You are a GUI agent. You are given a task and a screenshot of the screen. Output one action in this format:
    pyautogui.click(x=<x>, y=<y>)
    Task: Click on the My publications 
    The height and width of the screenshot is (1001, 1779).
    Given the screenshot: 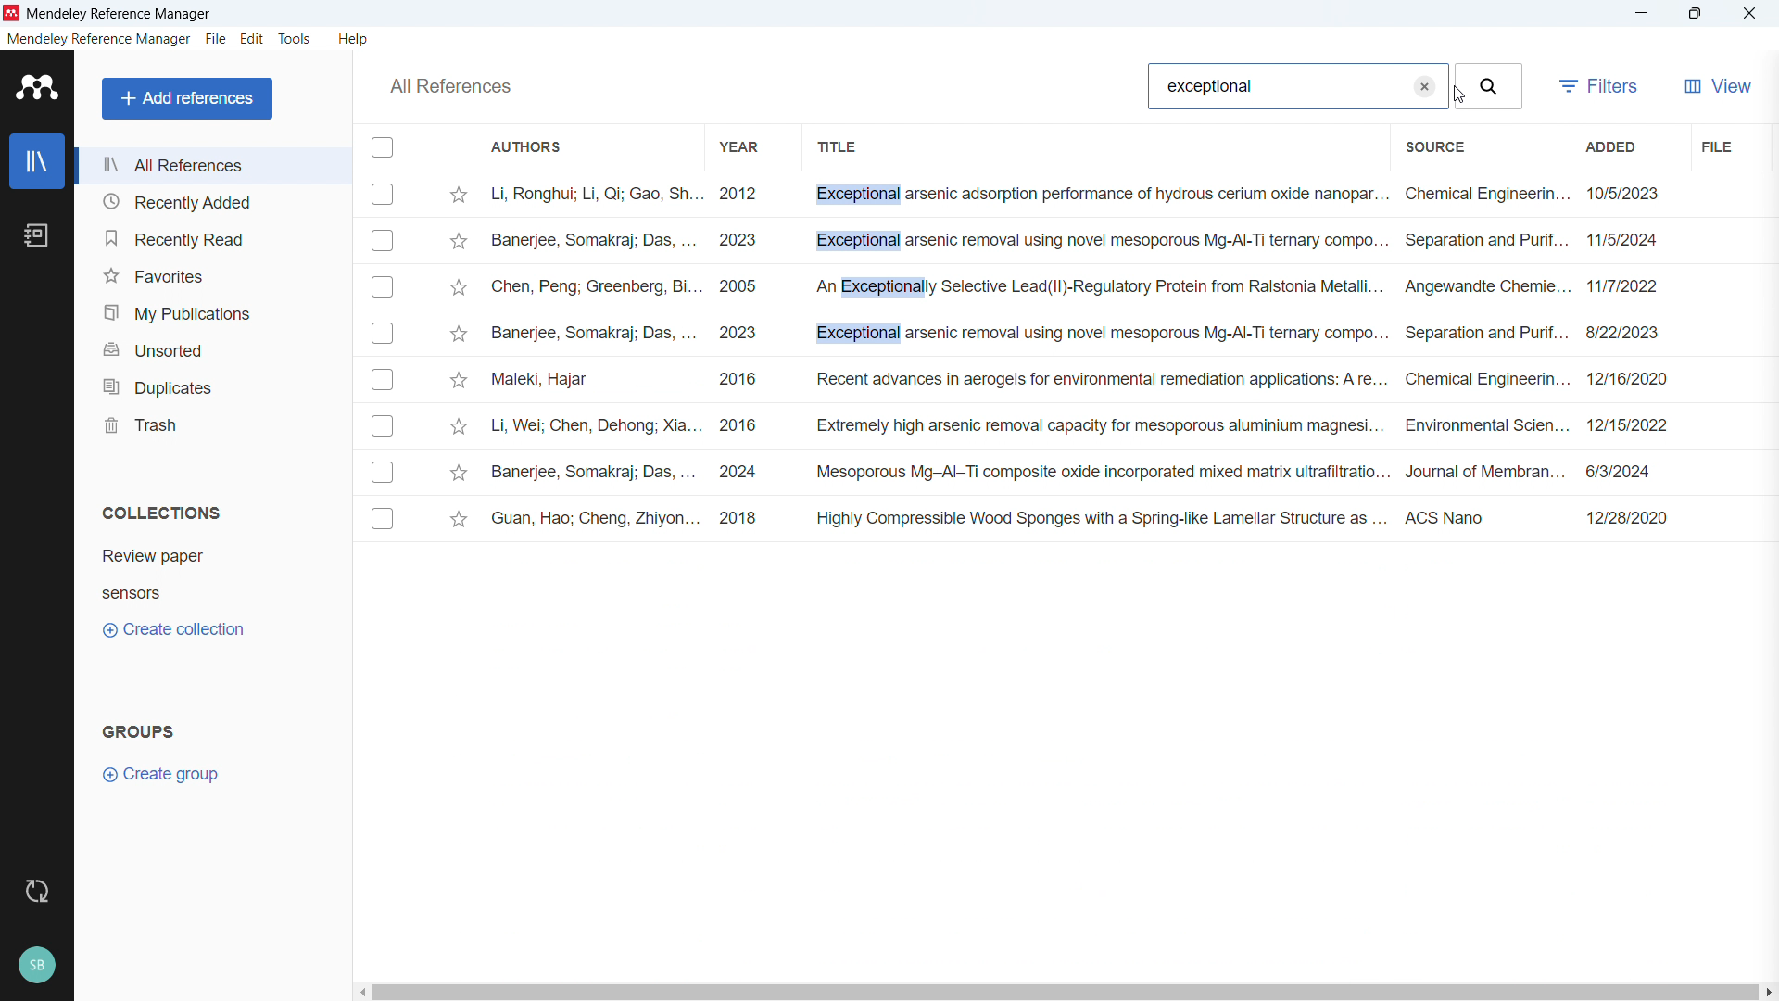 What is the action you would take?
    pyautogui.click(x=210, y=310)
    